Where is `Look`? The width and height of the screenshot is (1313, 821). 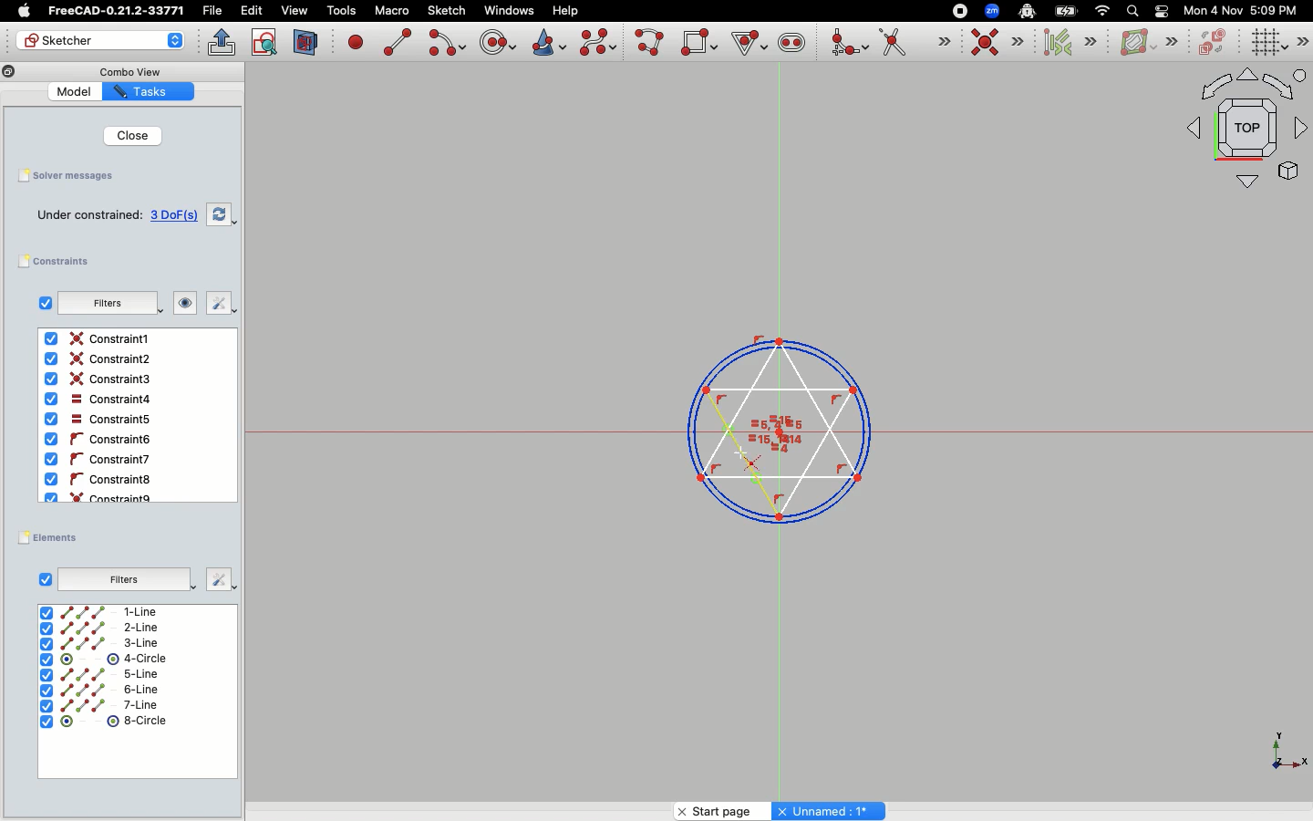
Look is located at coordinates (183, 305).